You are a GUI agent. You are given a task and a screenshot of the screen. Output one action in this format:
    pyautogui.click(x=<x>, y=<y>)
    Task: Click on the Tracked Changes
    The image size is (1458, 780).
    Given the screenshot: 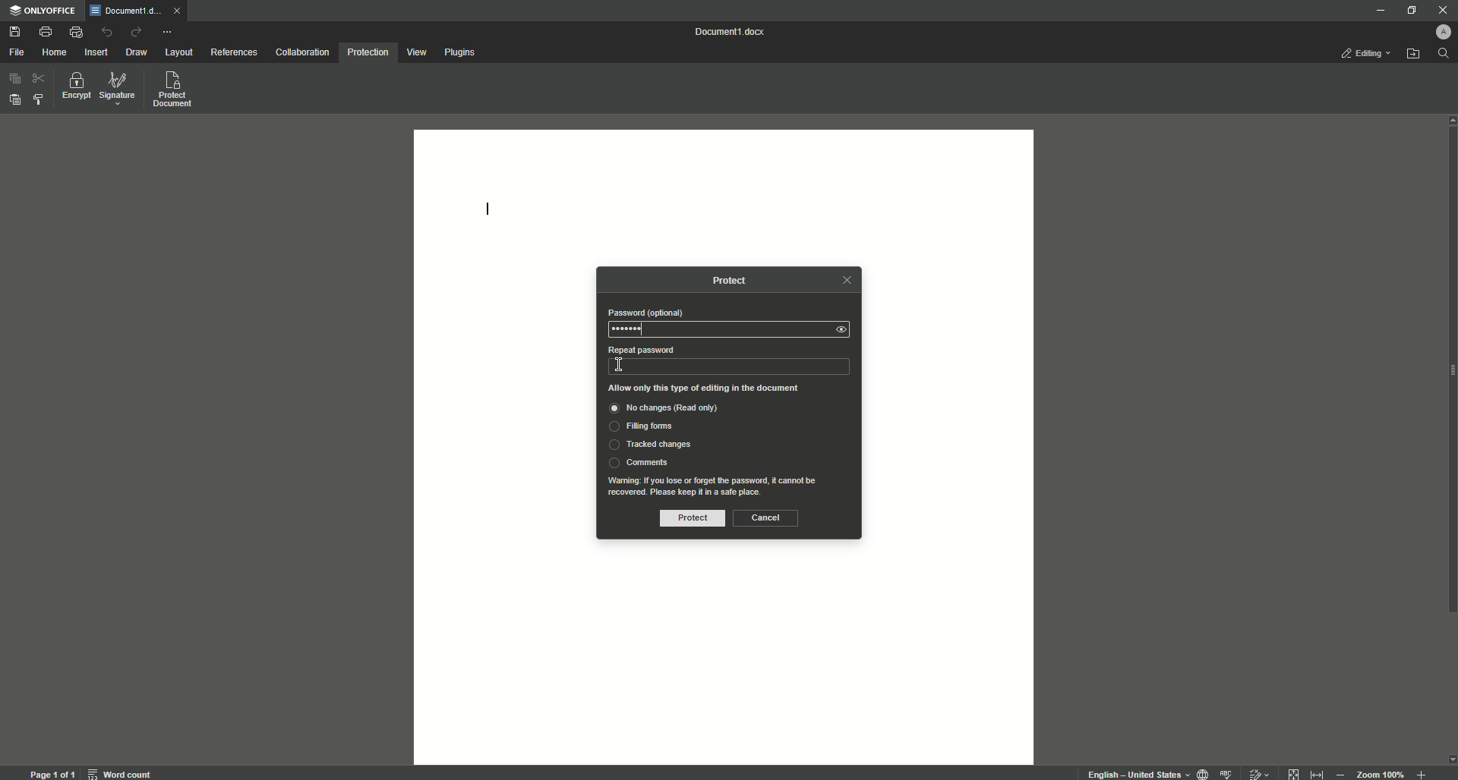 What is the action you would take?
    pyautogui.click(x=649, y=445)
    